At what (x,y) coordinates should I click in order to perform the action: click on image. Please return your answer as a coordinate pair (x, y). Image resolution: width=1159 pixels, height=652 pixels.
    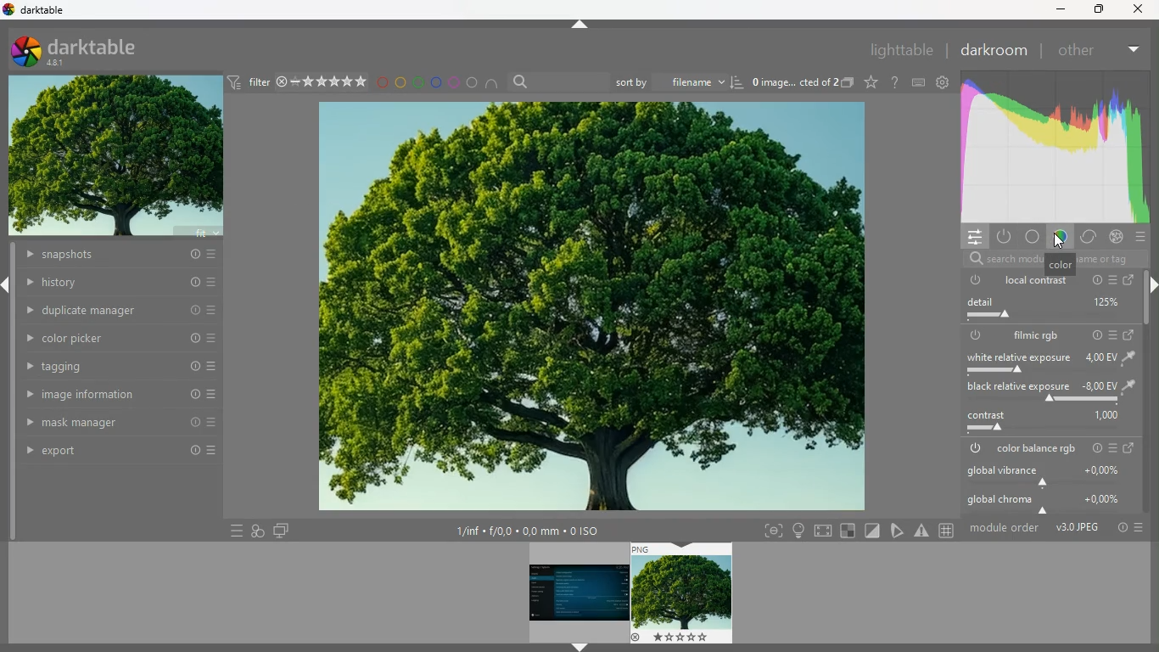
    Looking at the image, I should click on (587, 307).